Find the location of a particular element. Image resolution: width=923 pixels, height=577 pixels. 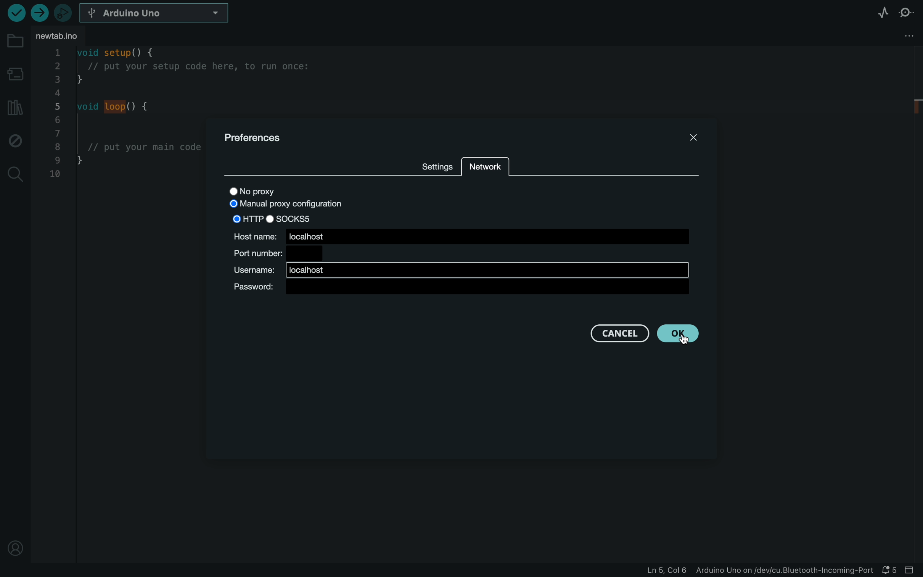

settings is located at coordinates (436, 165).